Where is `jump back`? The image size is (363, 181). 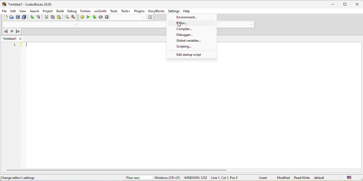 jump back is located at coordinates (5, 31).